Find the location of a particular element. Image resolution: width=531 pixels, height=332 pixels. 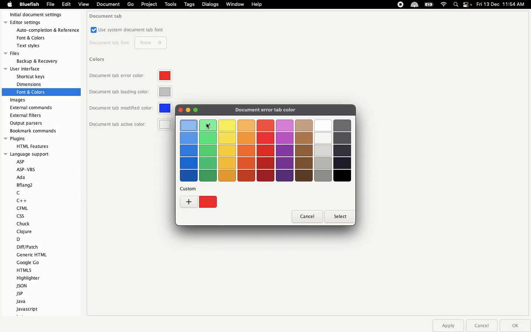

User interface  is located at coordinates (29, 69).